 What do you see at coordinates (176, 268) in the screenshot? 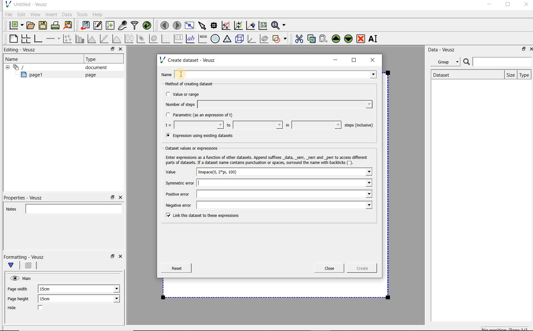
I see `Reset` at bounding box center [176, 268].